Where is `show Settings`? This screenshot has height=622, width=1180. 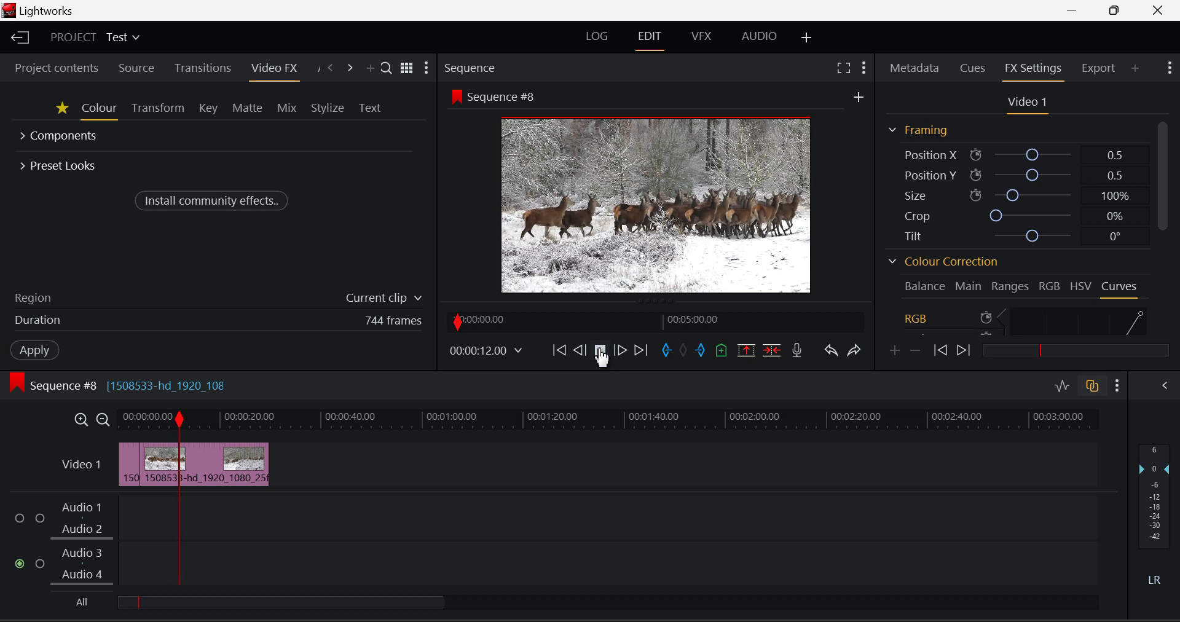 show Settings is located at coordinates (1117, 386).